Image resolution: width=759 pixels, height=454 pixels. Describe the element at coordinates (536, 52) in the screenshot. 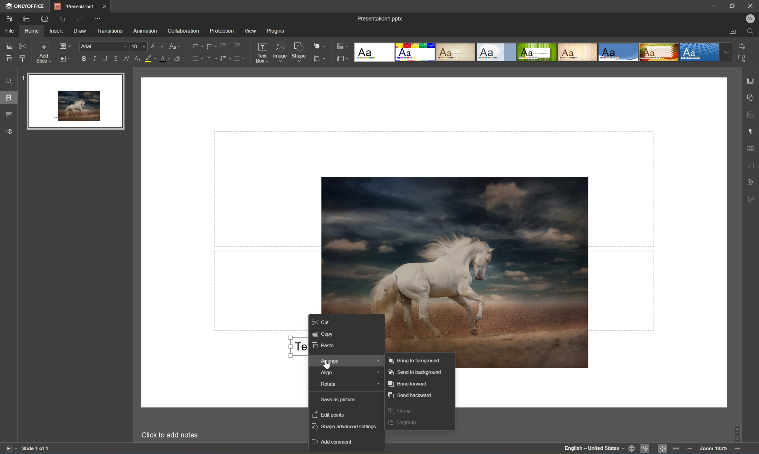

I see `Green Leaf` at that location.